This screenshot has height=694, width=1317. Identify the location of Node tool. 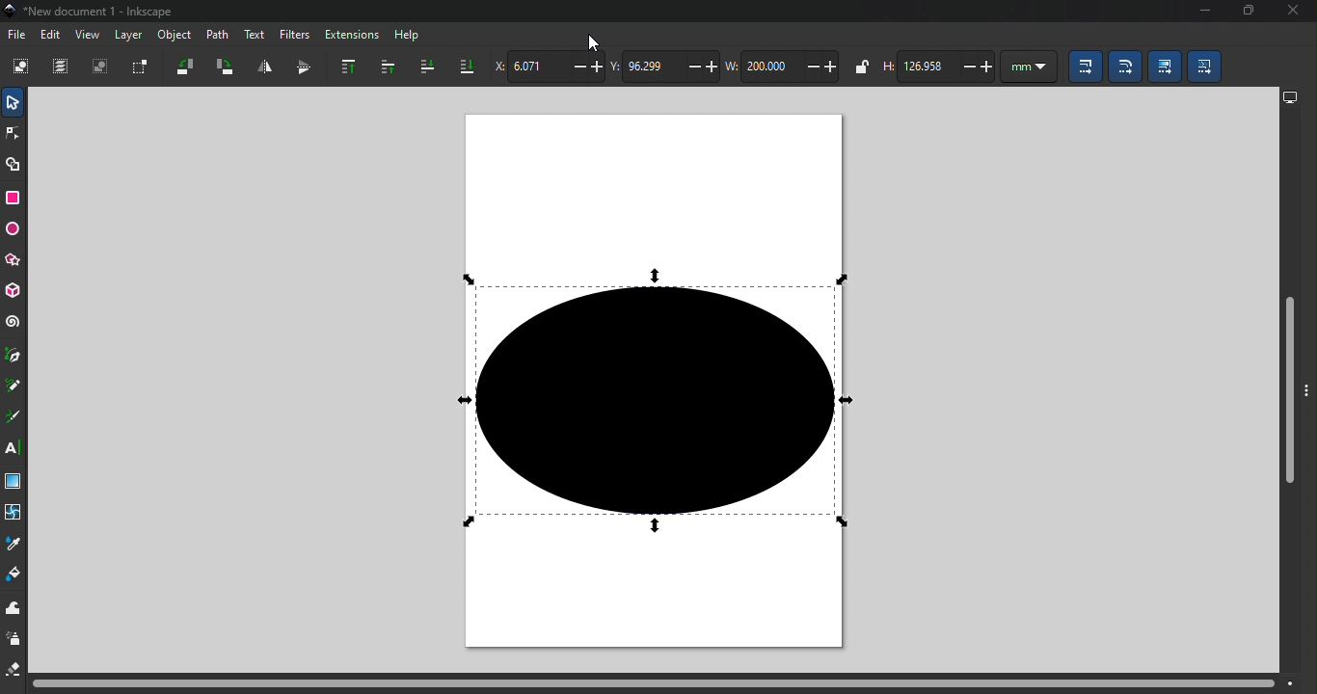
(15, 134).